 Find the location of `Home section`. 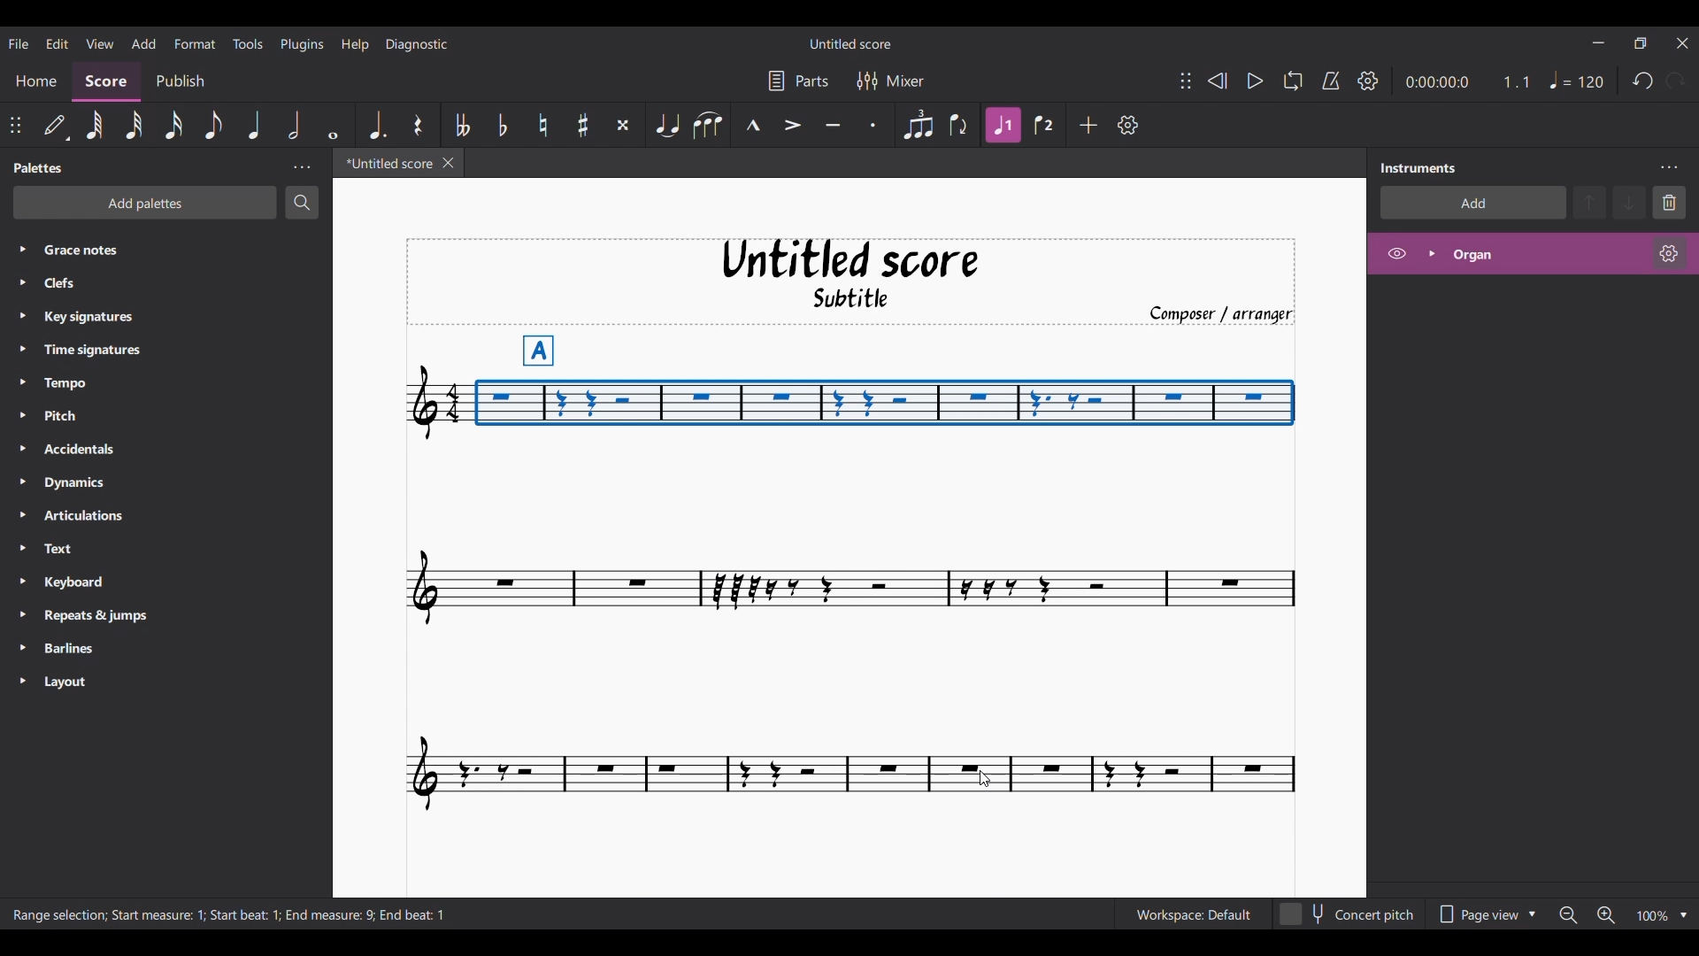

Home section is located at coordinates (37, 79).